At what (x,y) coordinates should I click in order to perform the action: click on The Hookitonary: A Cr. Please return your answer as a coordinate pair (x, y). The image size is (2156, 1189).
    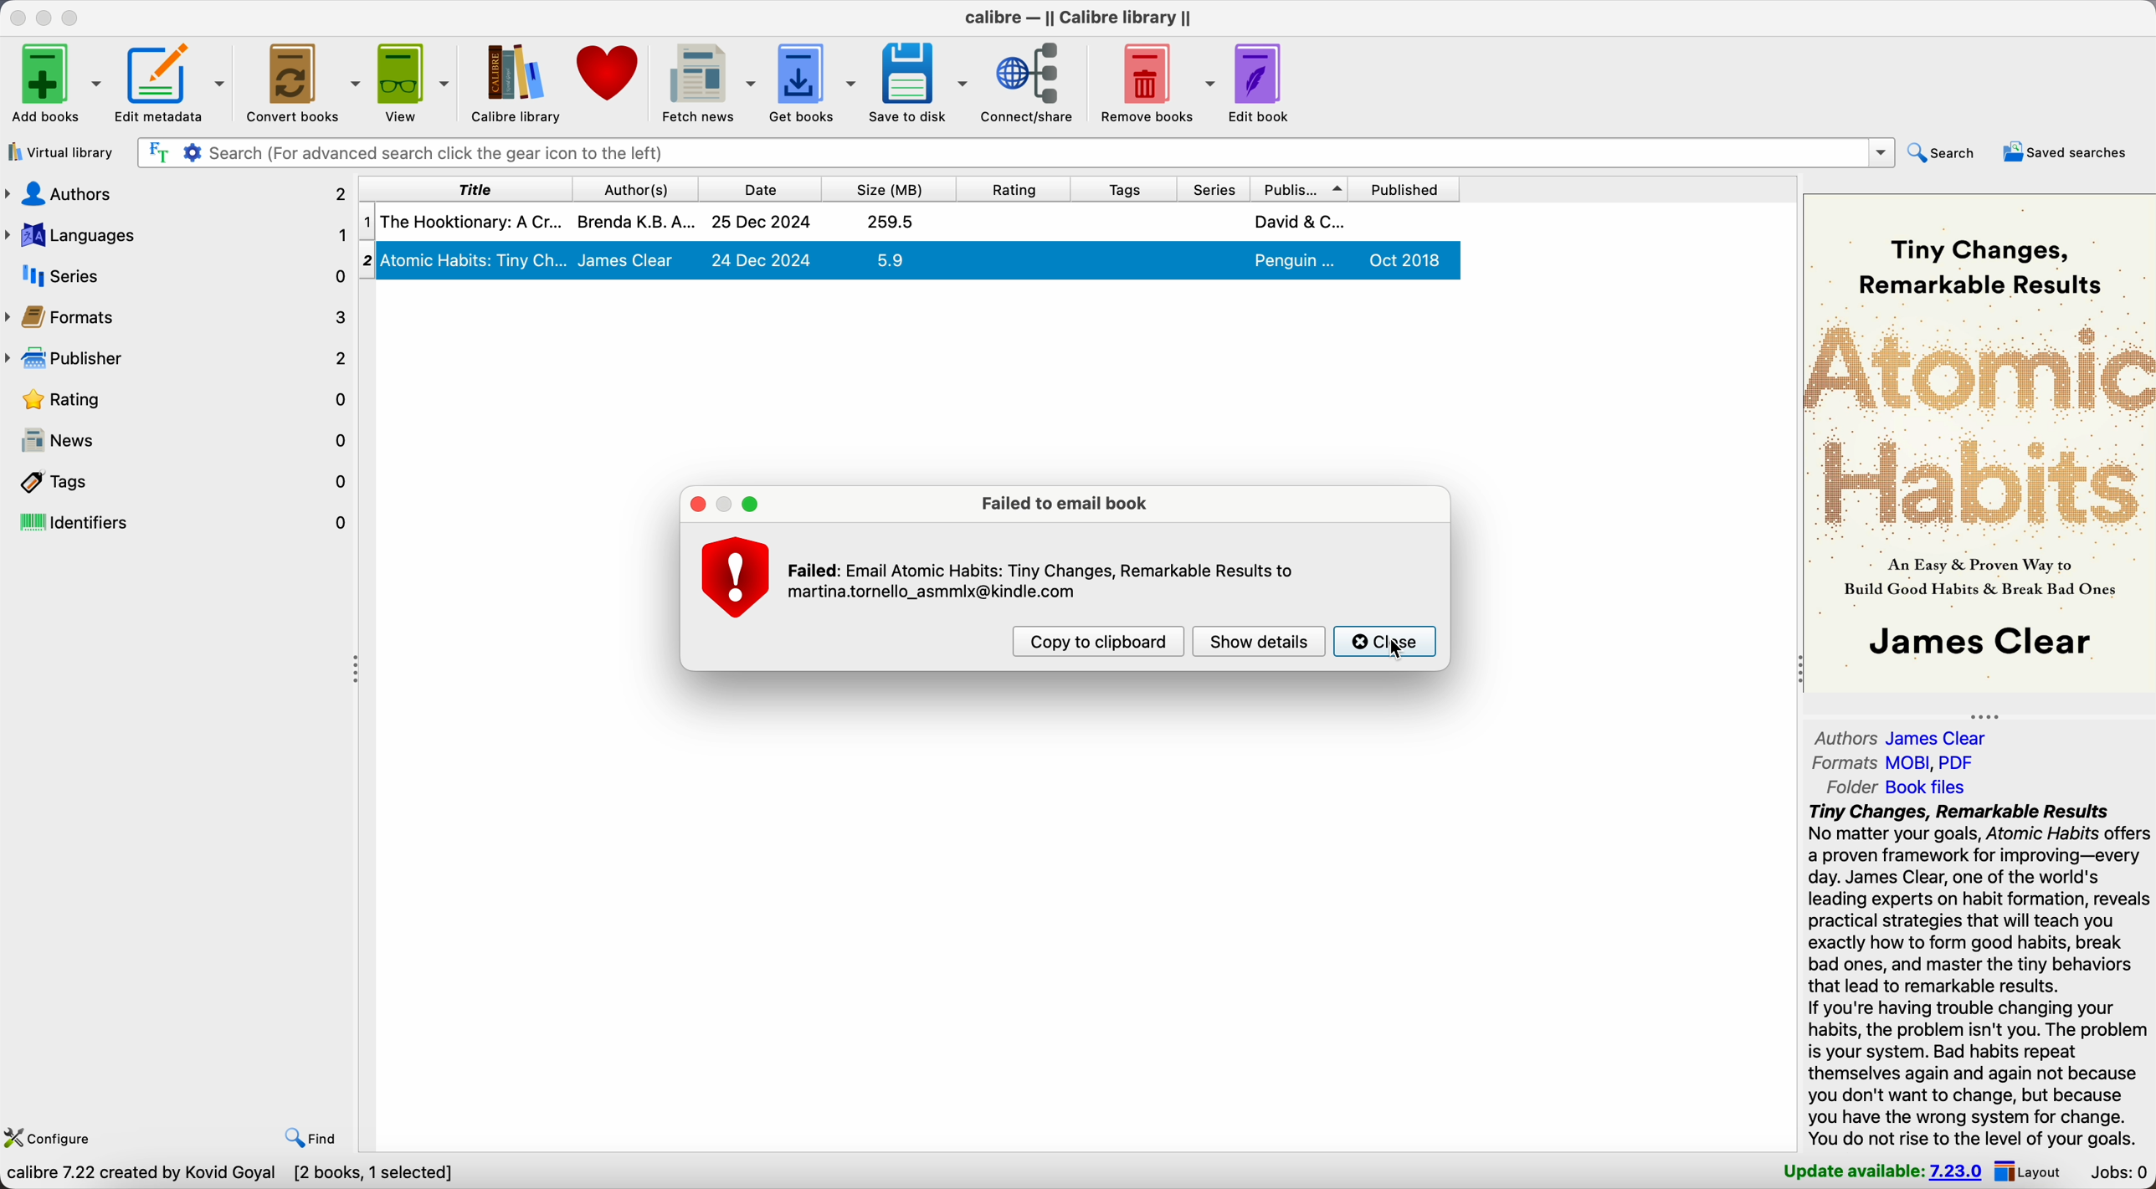
    Looking at the image, I should click on (470, 221).